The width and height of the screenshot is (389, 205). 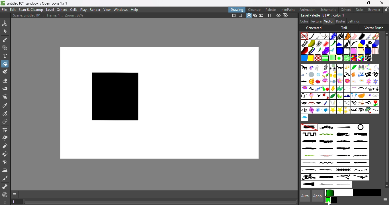 I want to click on greek_frieze, so click(x=309, y=134).